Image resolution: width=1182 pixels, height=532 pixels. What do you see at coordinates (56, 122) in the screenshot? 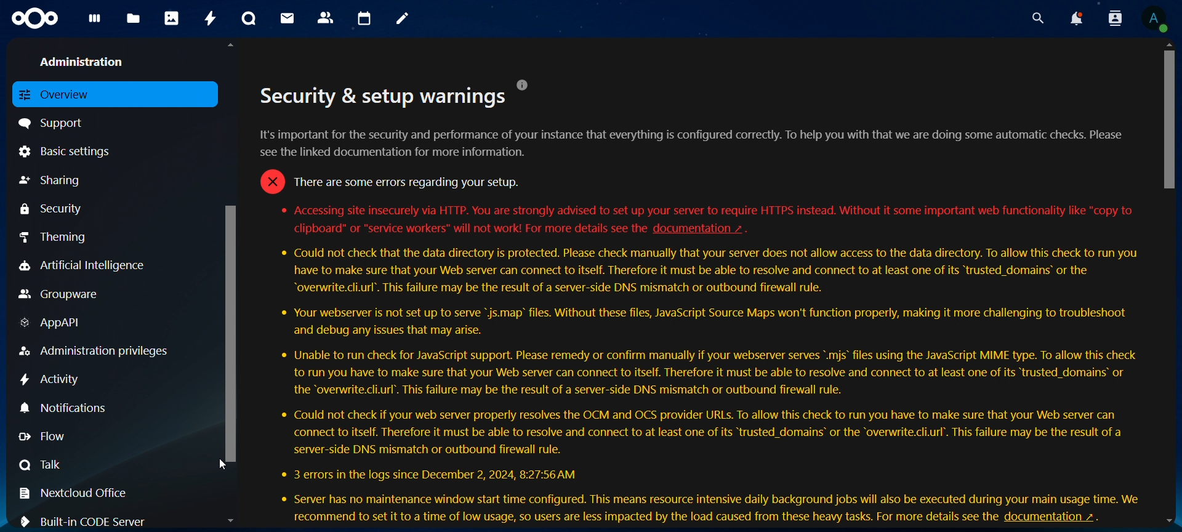
I see `support` at bounding box center [56, 122].